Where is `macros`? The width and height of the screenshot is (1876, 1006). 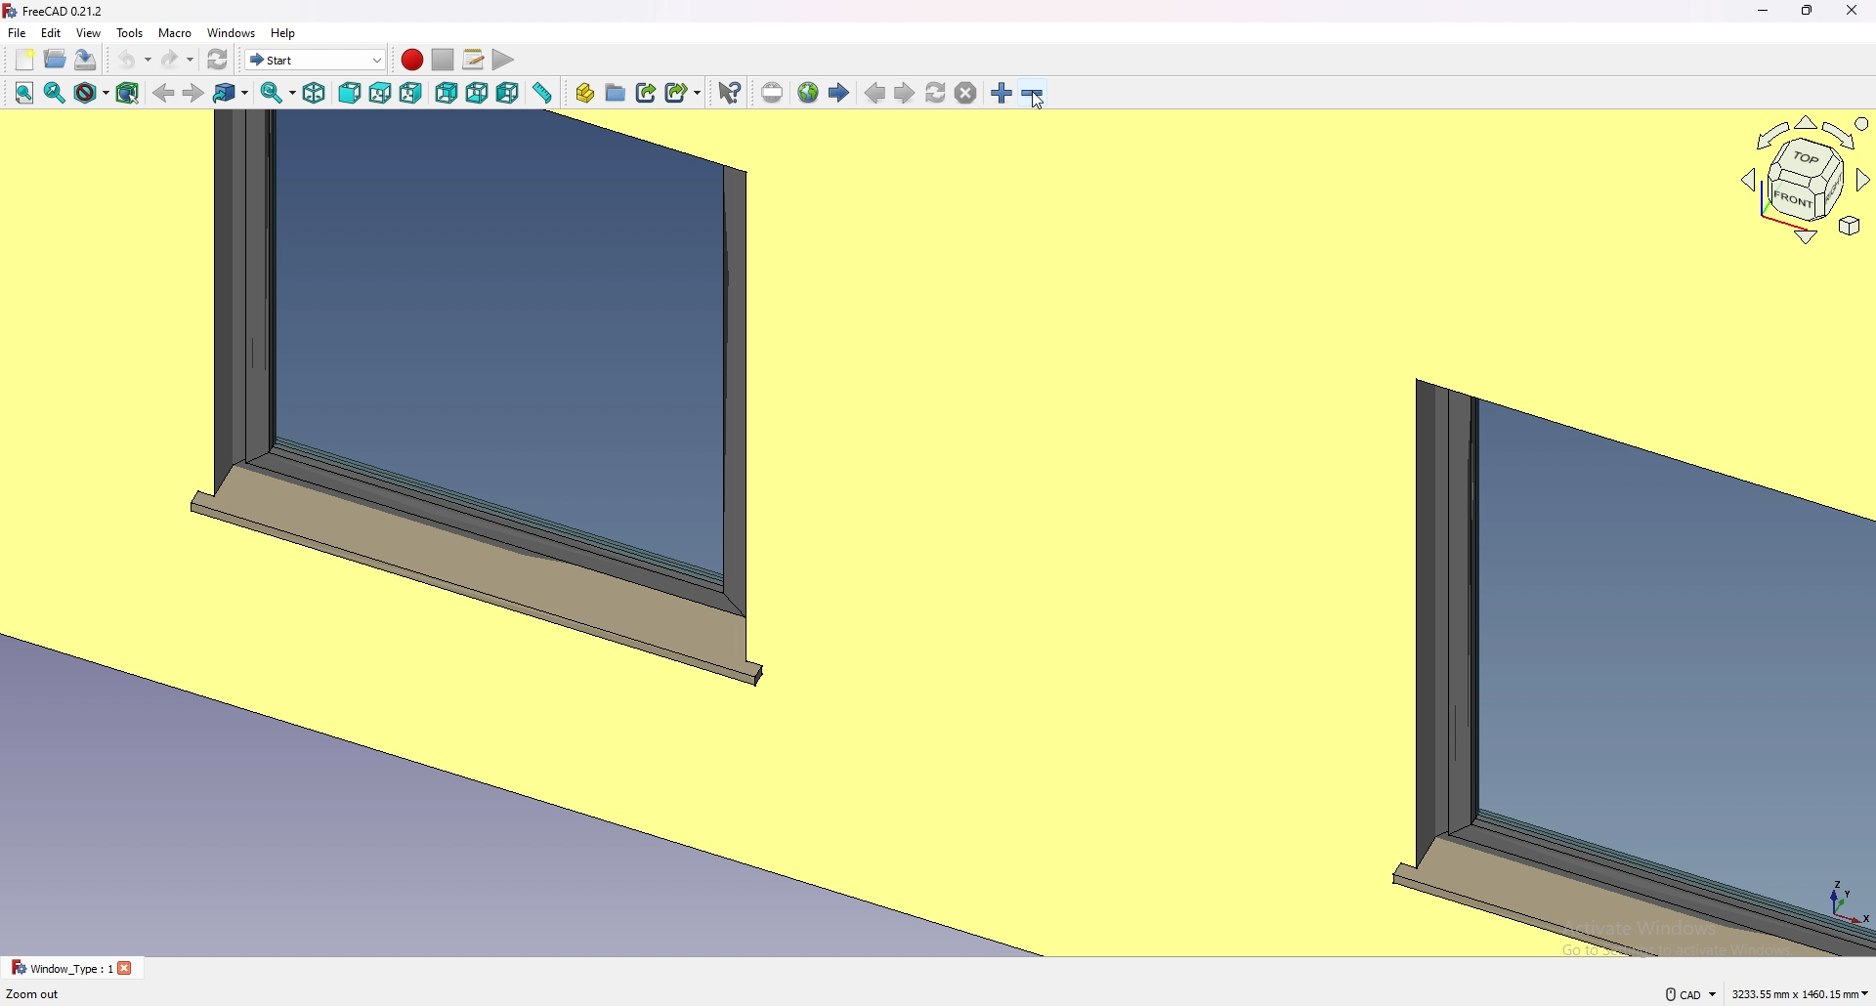 macros is located at coordinates (474, 58).